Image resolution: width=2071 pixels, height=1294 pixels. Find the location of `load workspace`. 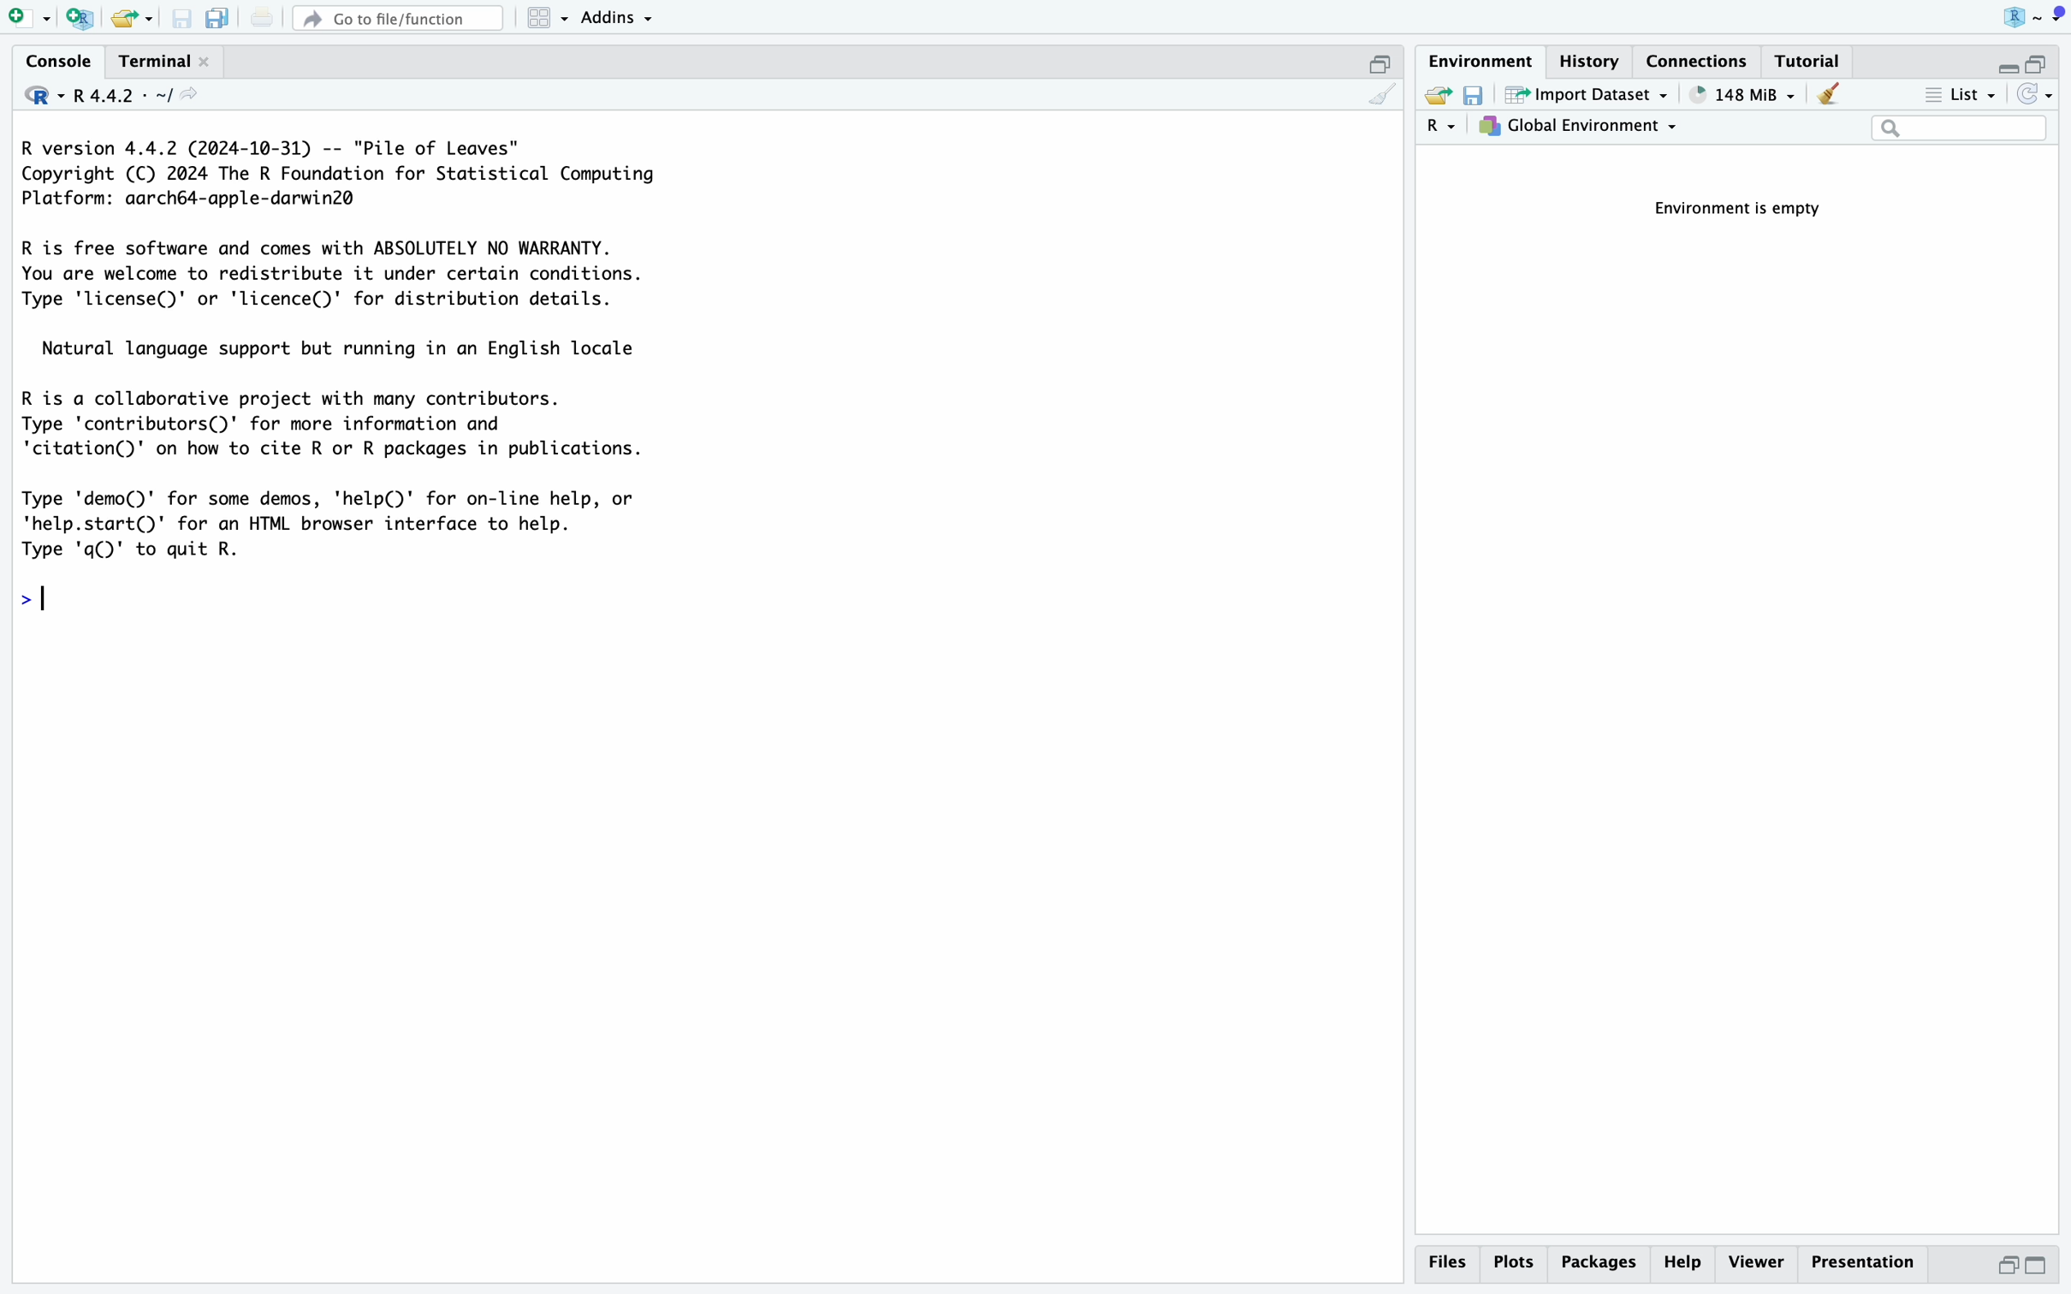

load workspace is located at coordinates (1437, 97).